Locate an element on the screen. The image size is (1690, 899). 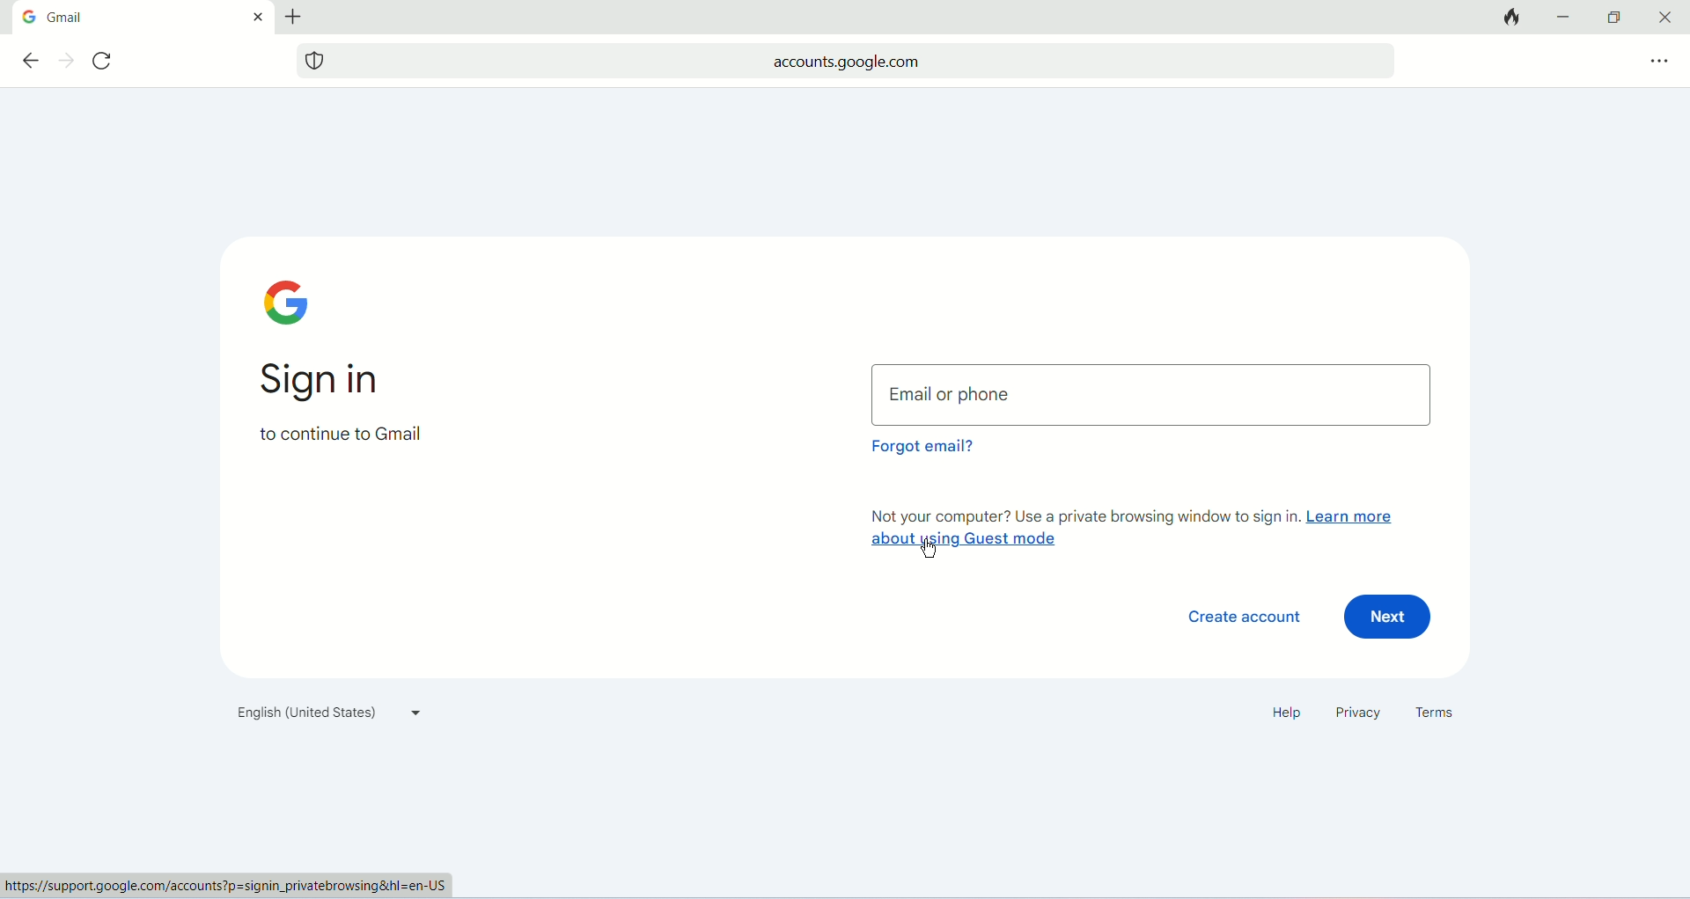
mouse pointer is located at coordinates (922, 546).